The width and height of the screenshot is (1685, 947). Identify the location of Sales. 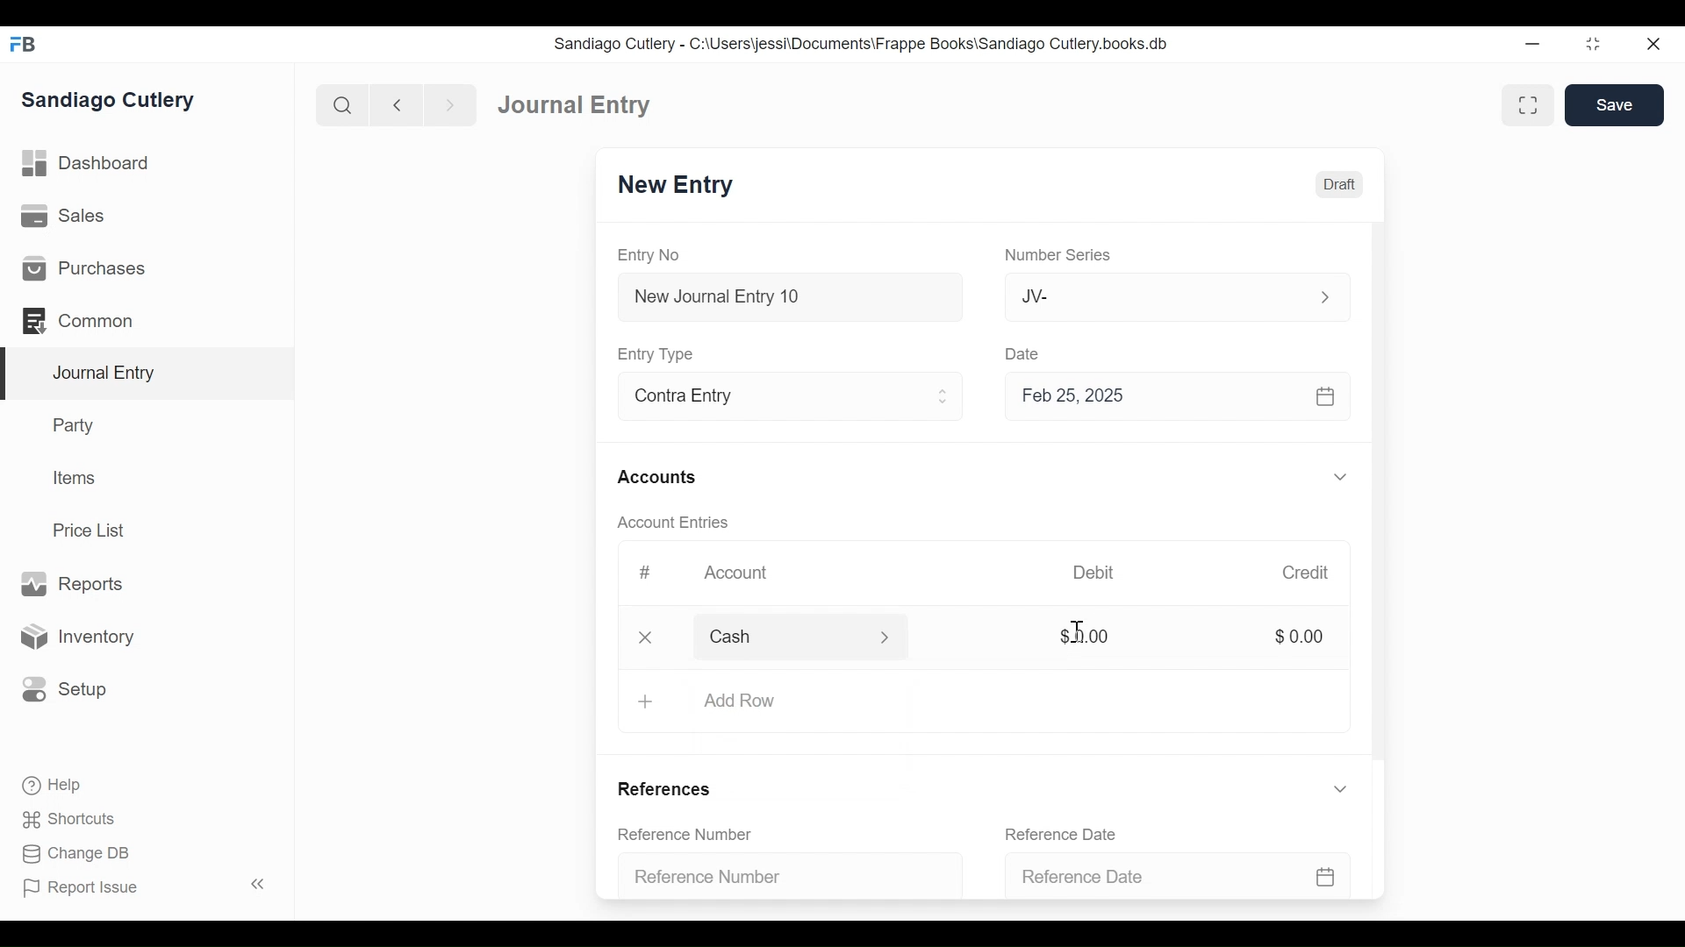
(61, 217).